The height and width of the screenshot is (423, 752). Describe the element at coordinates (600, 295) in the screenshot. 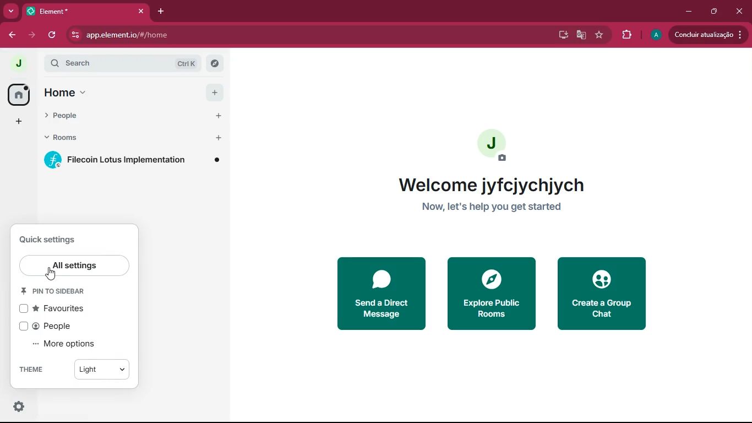

I see `create a group chat` at that location.